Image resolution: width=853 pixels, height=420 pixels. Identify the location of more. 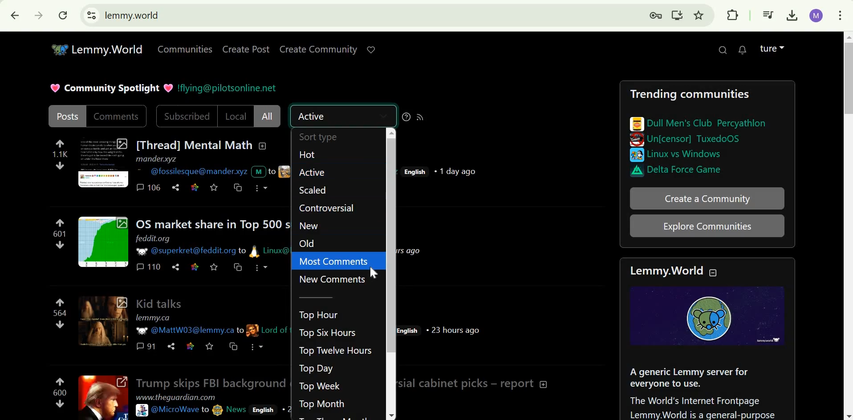
(261, 188).